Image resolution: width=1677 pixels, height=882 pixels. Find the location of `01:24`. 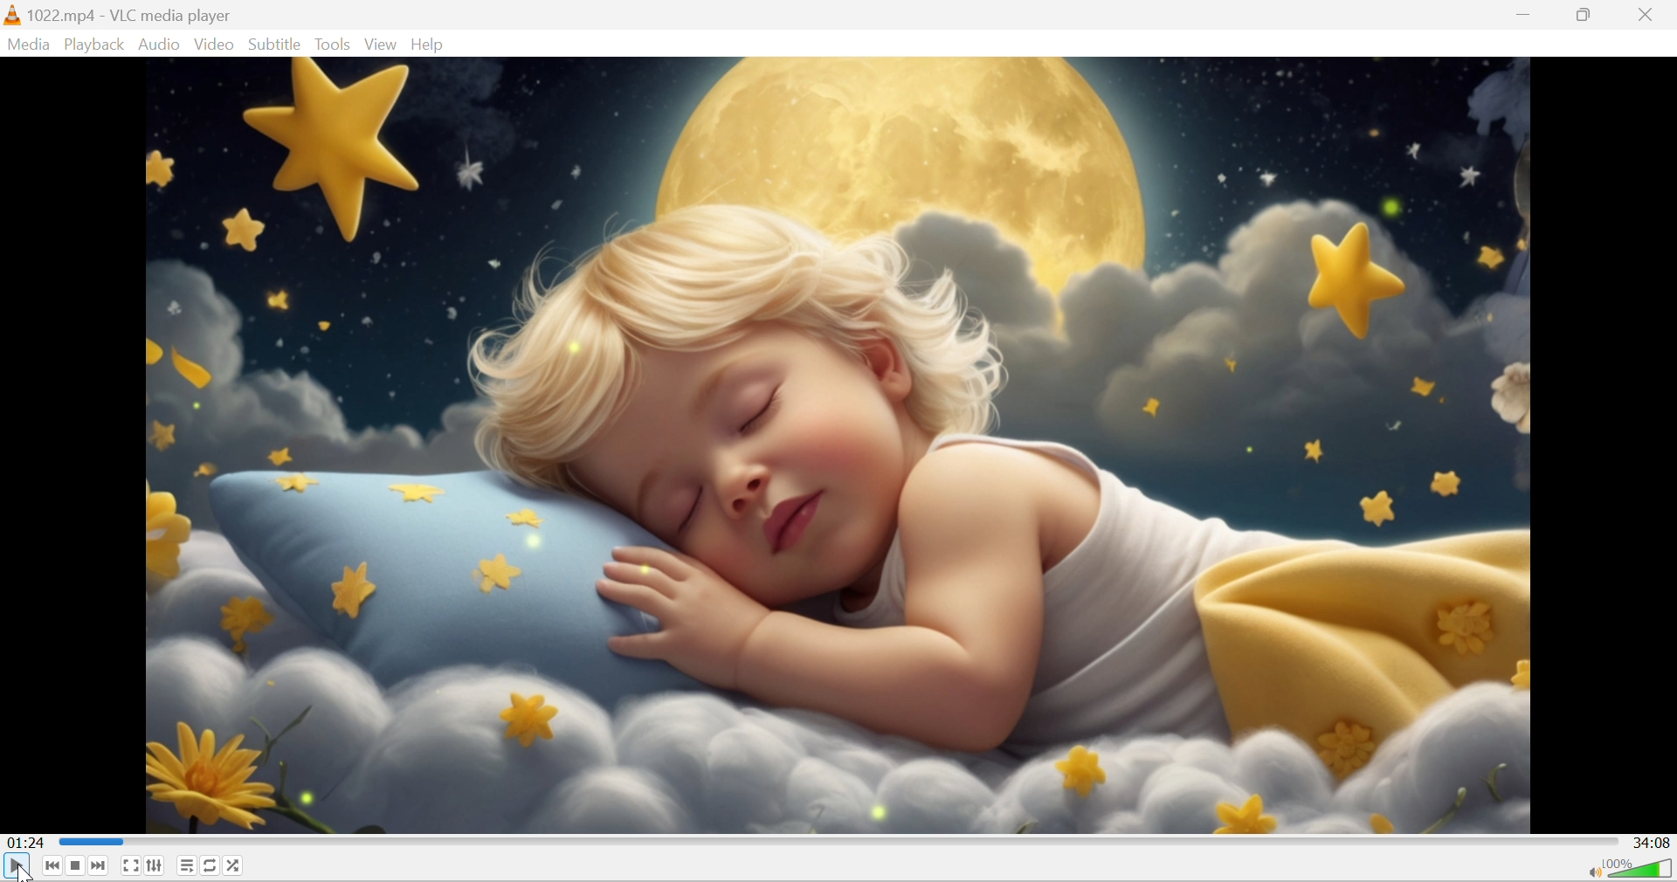

01:24 is located at coordinates (24, 841).